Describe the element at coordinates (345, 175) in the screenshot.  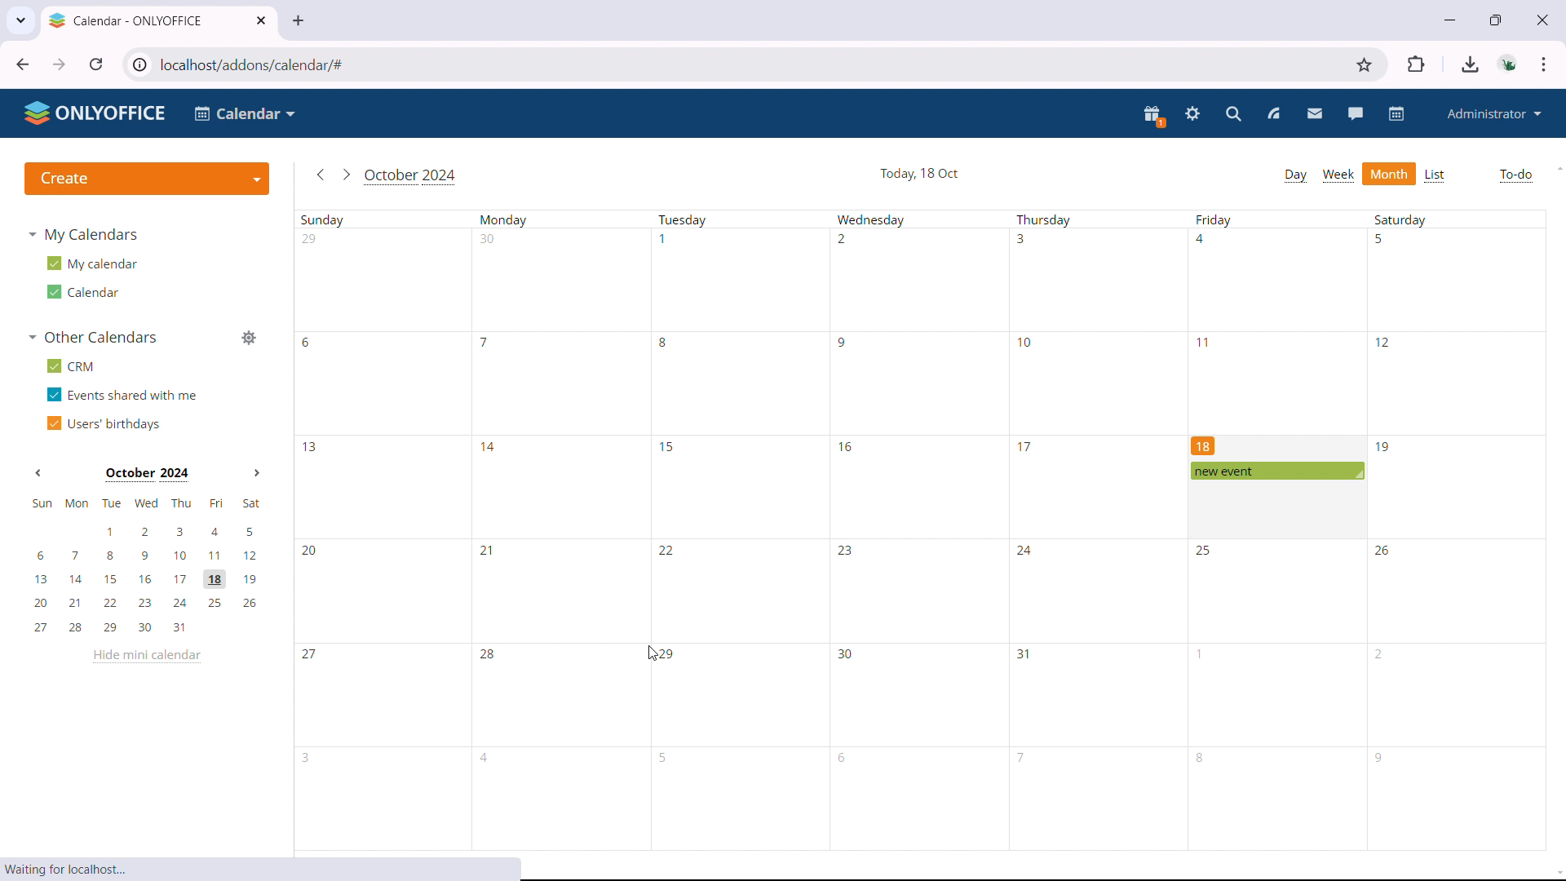
I see `go to next month` at that location.